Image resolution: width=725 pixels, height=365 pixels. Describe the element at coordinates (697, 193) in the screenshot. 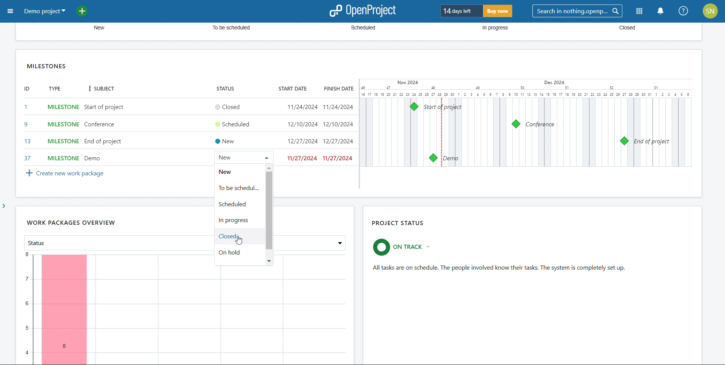

I see `resize` at that location.